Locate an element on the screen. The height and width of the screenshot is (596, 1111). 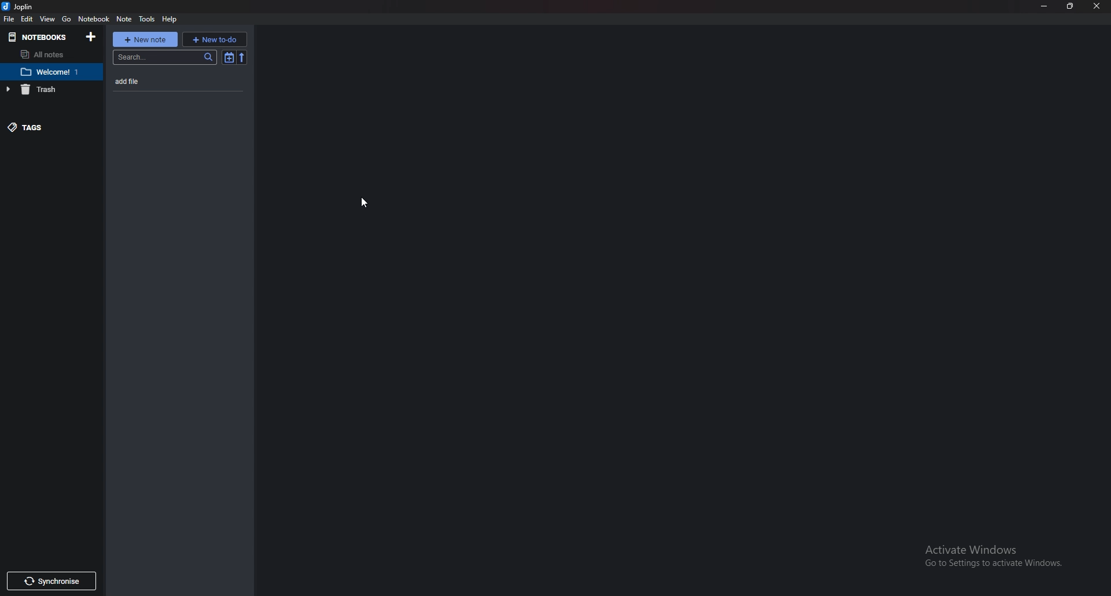
help is located at coordinates (170, 20).